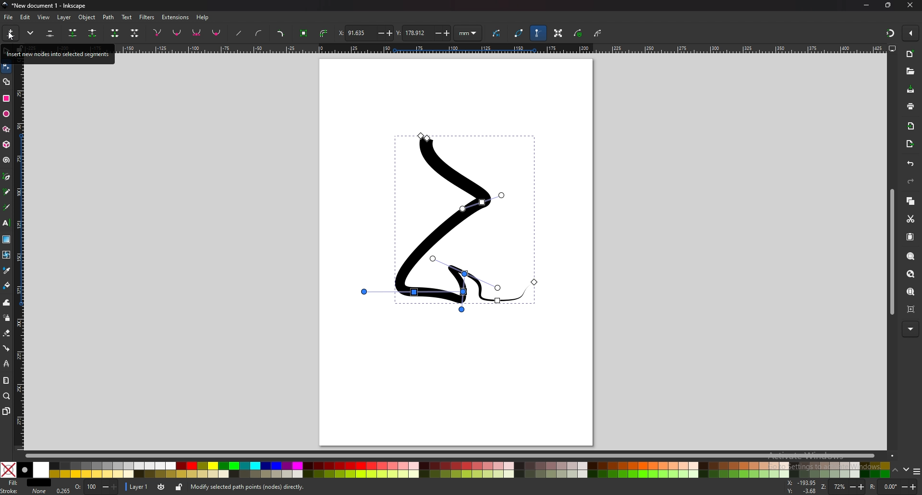 The width and height of the screenshot is (922, 495). What do you see at coordinates (7, 397) in the screenshot?
I see `zoom` at bounding box center [7, 397].